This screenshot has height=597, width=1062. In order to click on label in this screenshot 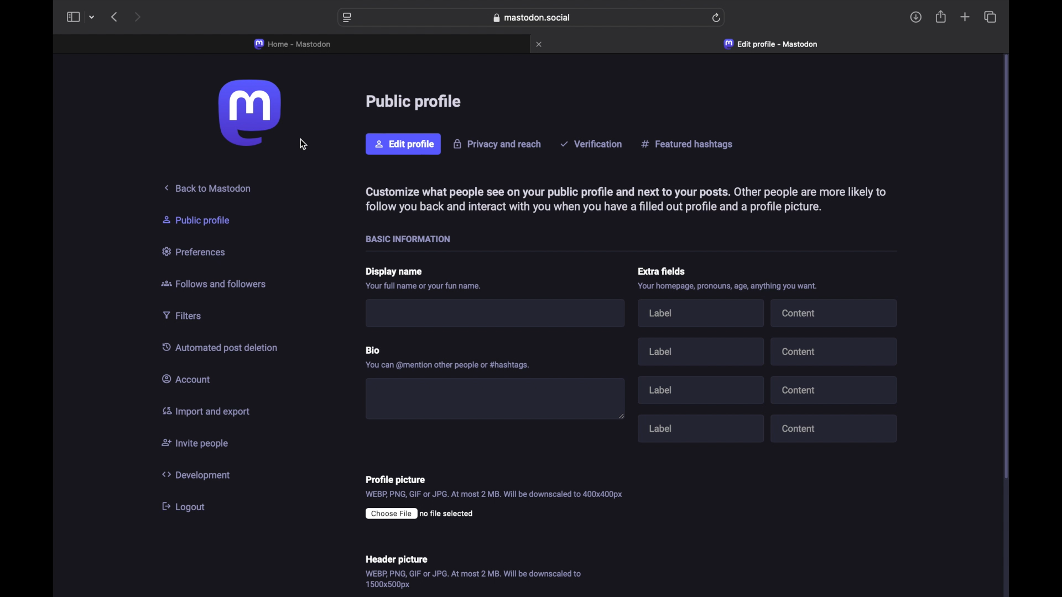, I will do `click(699, 351)`.